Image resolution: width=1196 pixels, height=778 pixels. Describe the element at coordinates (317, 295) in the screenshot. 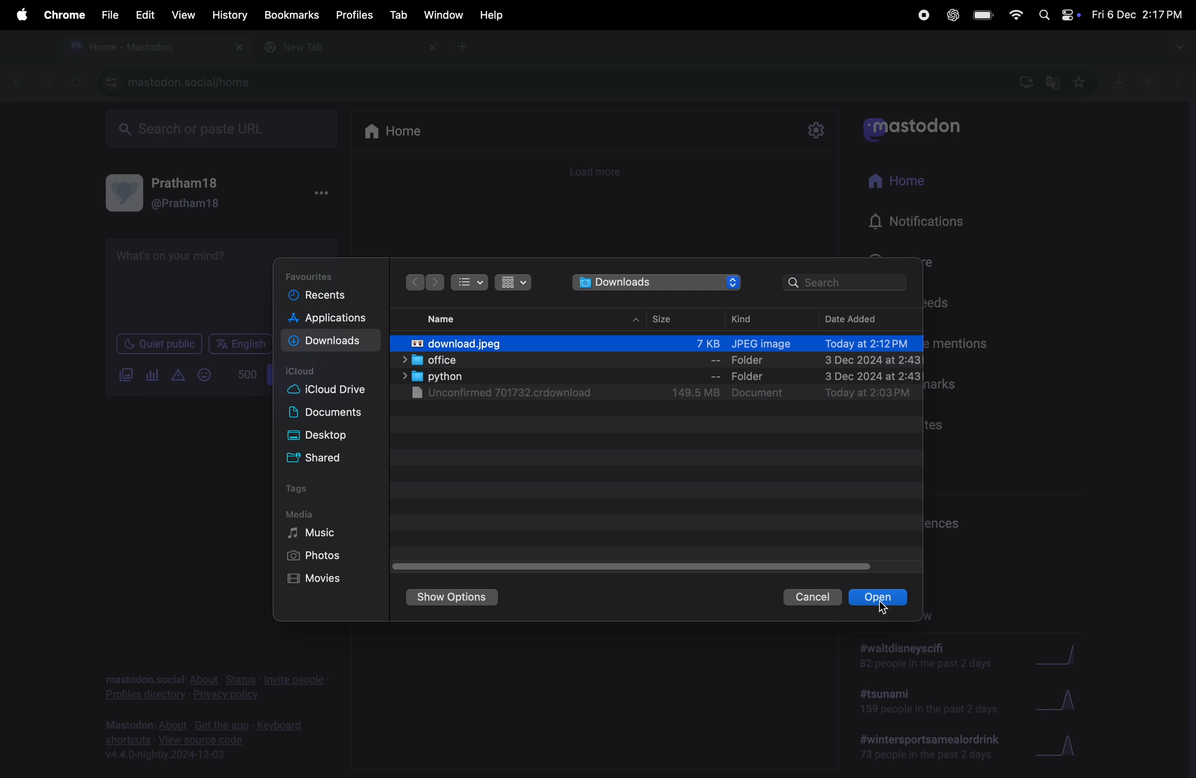

I see `recent` at that location.